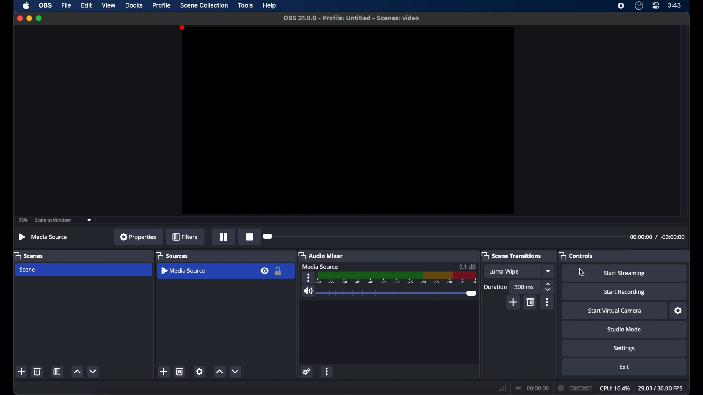 The width and height of the screenshot is (703, 395). Describe the element at coordinates (655, 5) in the screenshot. I see `control center` at that location.